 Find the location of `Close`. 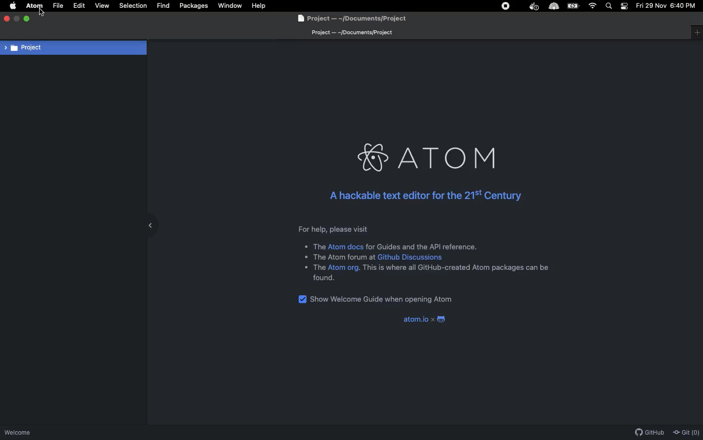

Close is located at coordinates (8, 18).